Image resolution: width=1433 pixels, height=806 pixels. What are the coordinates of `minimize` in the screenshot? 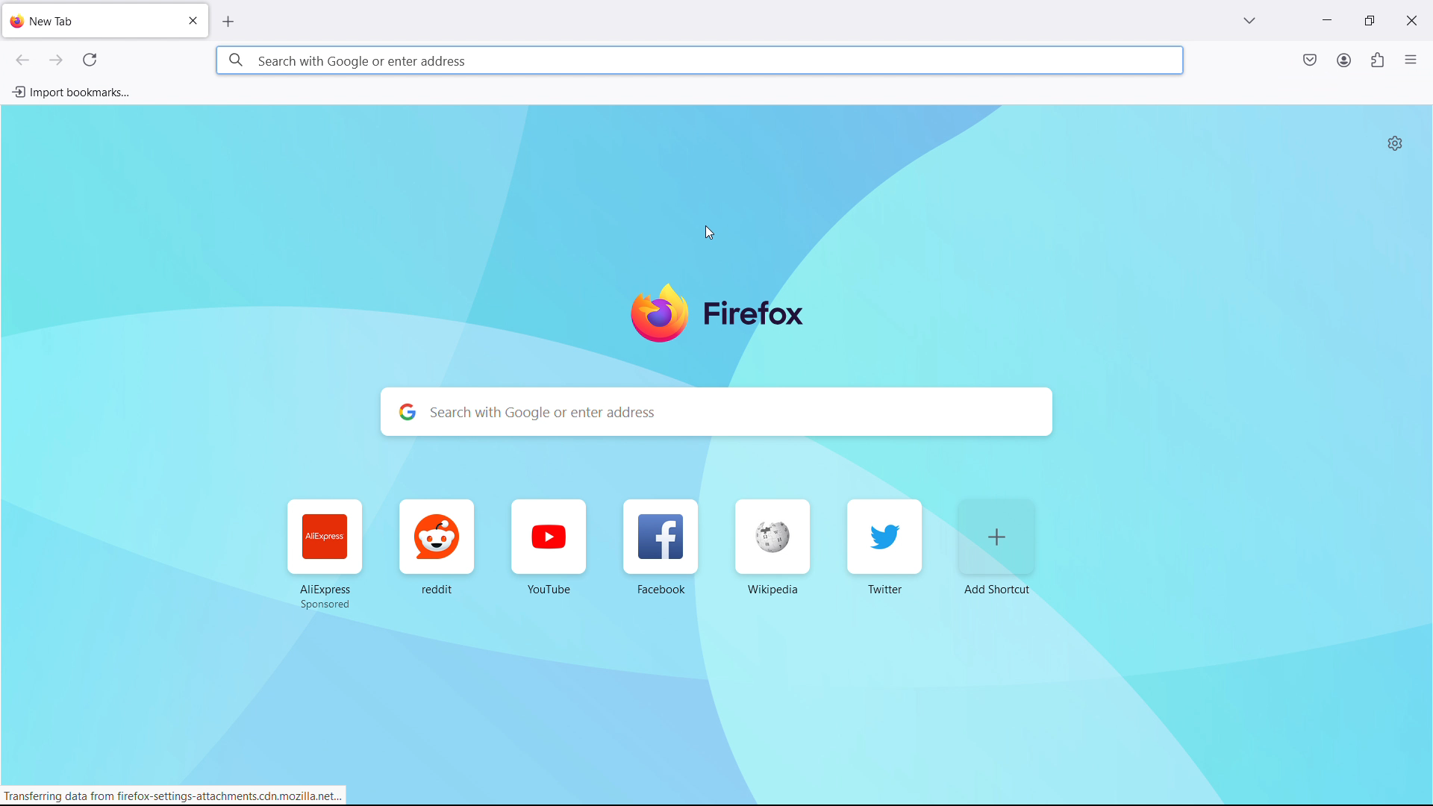 It's located at (1326, 19).